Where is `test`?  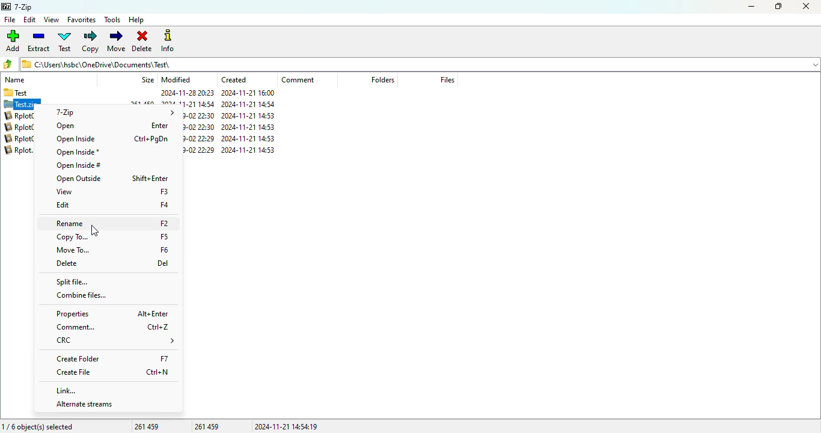
test is located at coordinates (65, 41).